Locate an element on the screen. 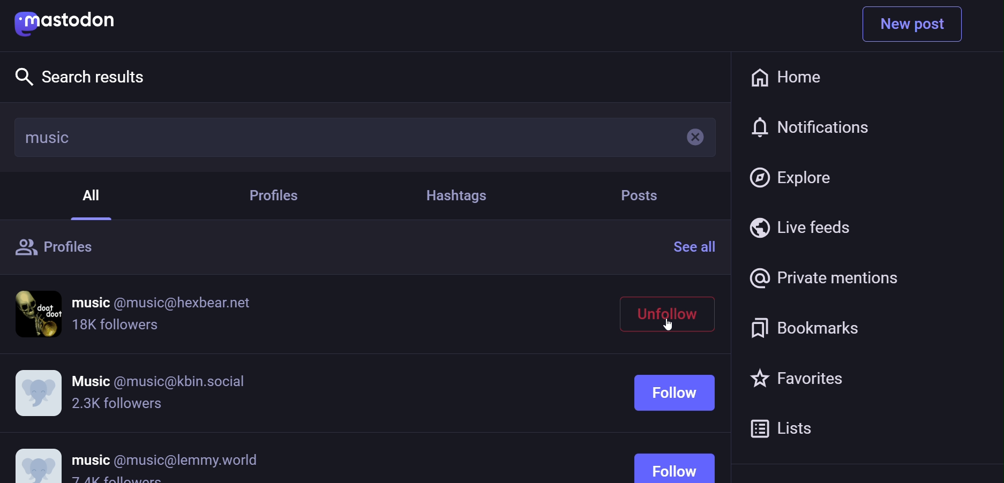 Image resolution: width=1004 pixels, height=483 pixels. unfollow is located at coordinates (670, 311).